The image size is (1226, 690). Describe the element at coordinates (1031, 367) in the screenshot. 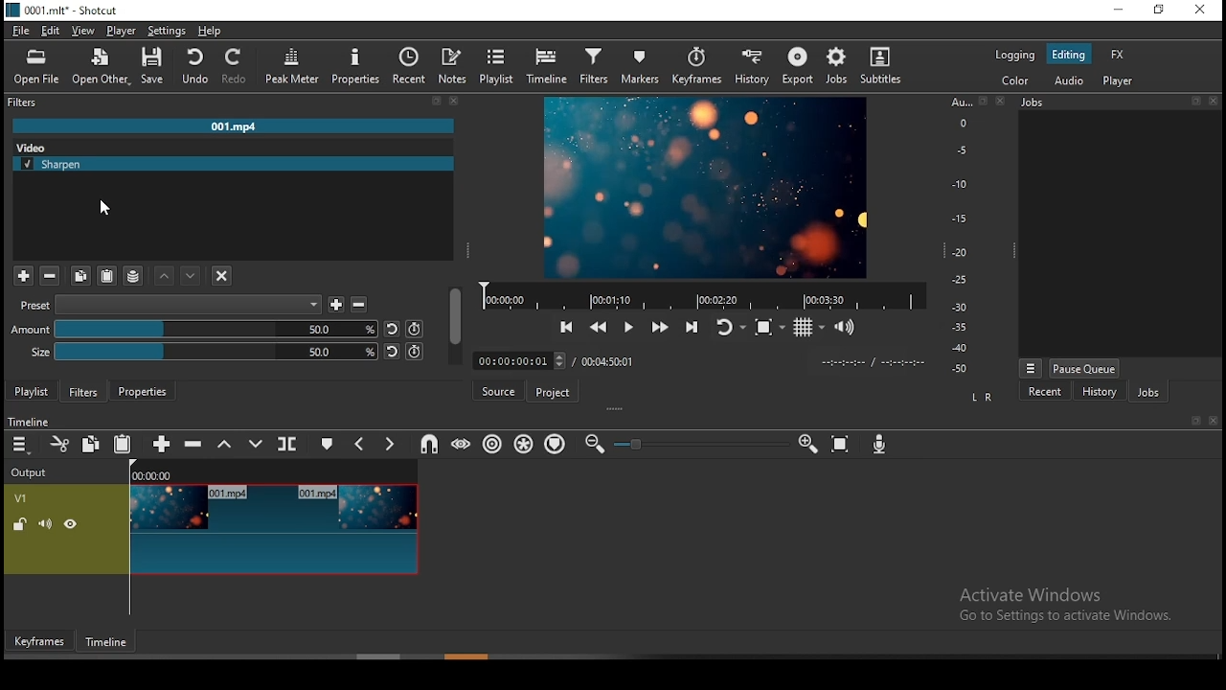

I see `view menu` at that location.